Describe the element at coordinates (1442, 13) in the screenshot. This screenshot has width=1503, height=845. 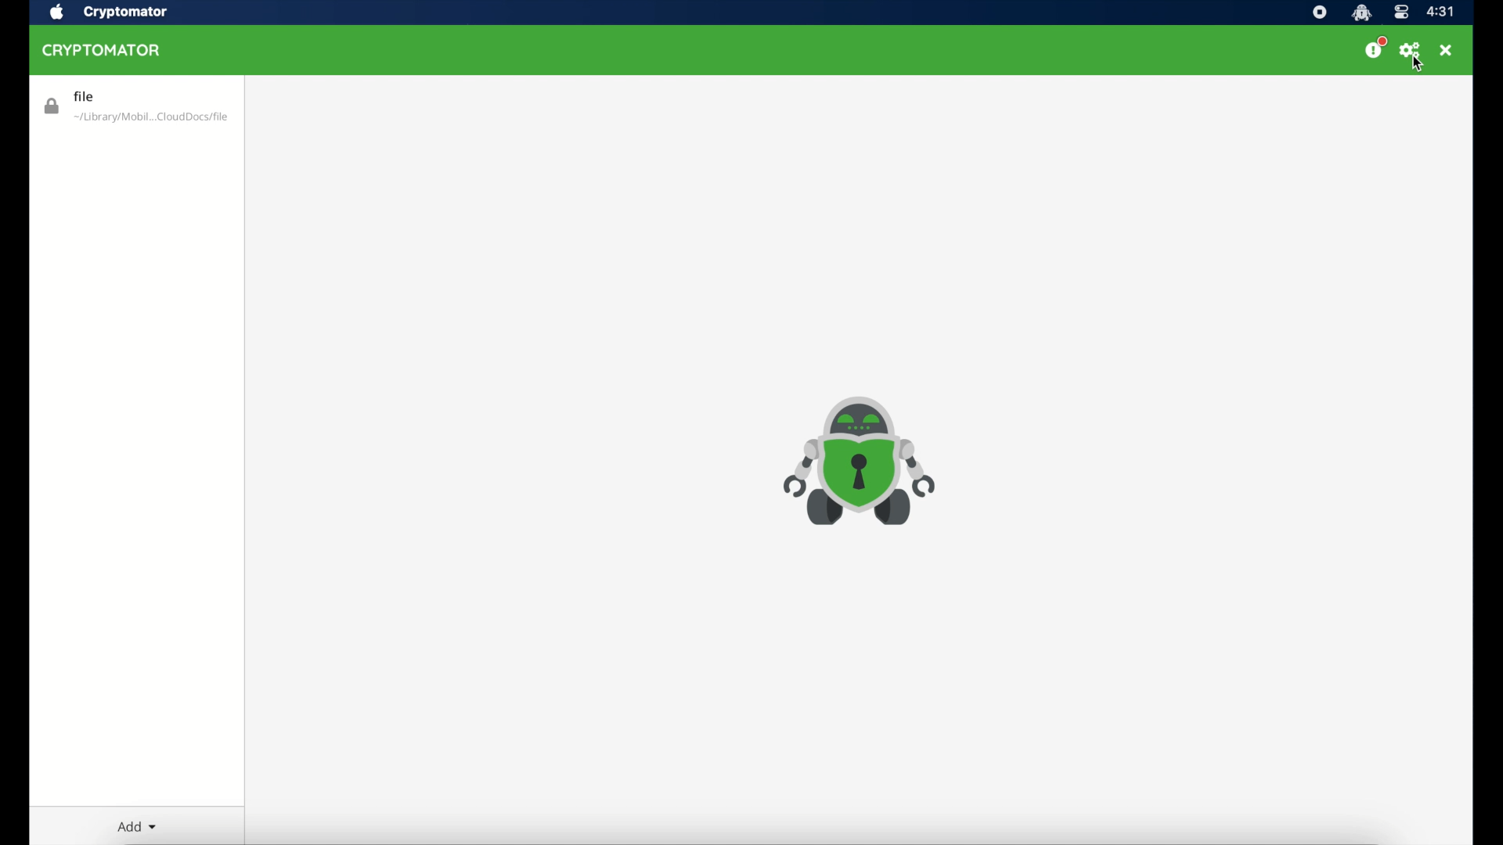
I see `time` at that location.